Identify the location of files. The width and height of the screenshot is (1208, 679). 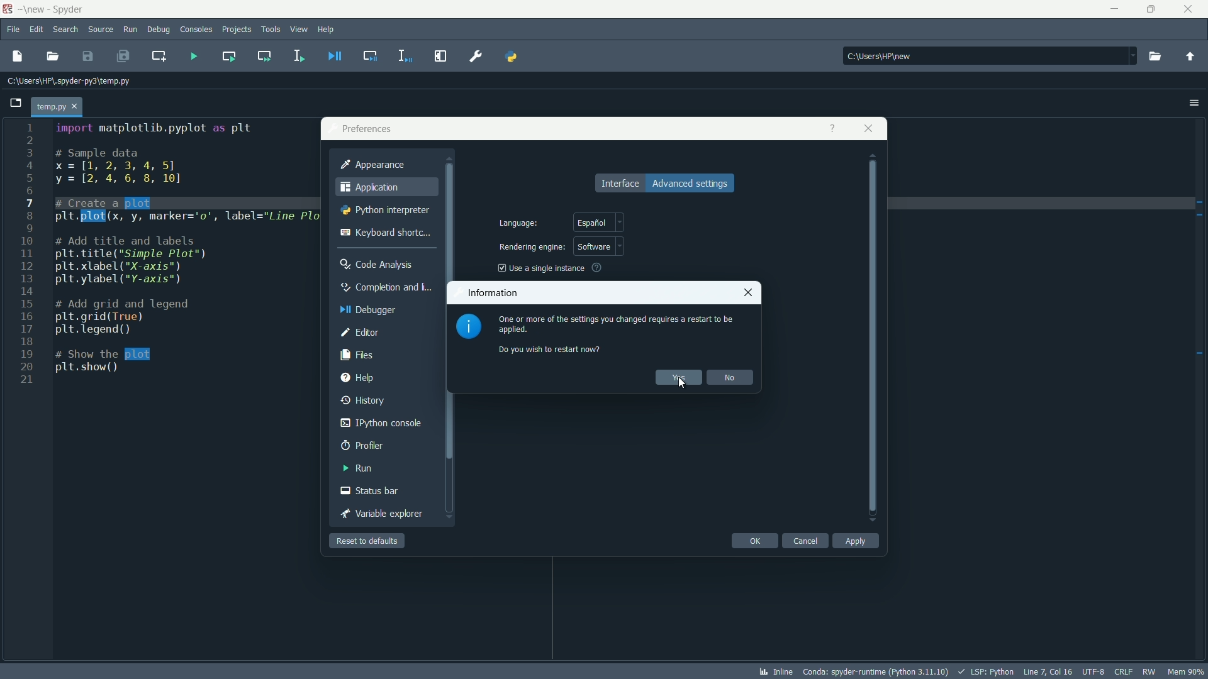
(357, 355).